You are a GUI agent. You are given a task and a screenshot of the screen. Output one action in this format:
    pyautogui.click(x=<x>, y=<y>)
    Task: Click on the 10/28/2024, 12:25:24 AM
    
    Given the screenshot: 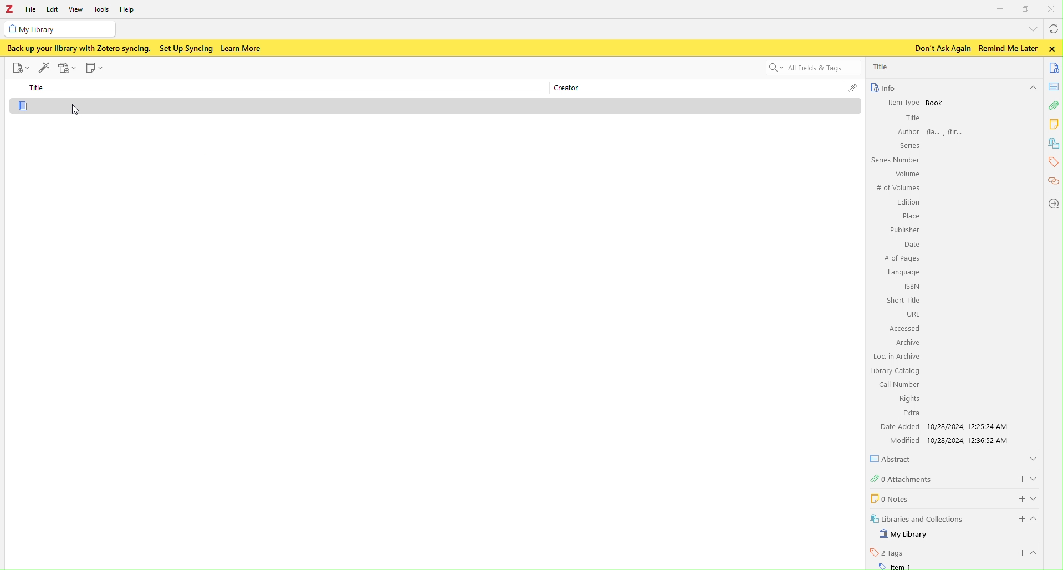 What is the action you would take?
    pyautogui.click(x=971, y=426)
    